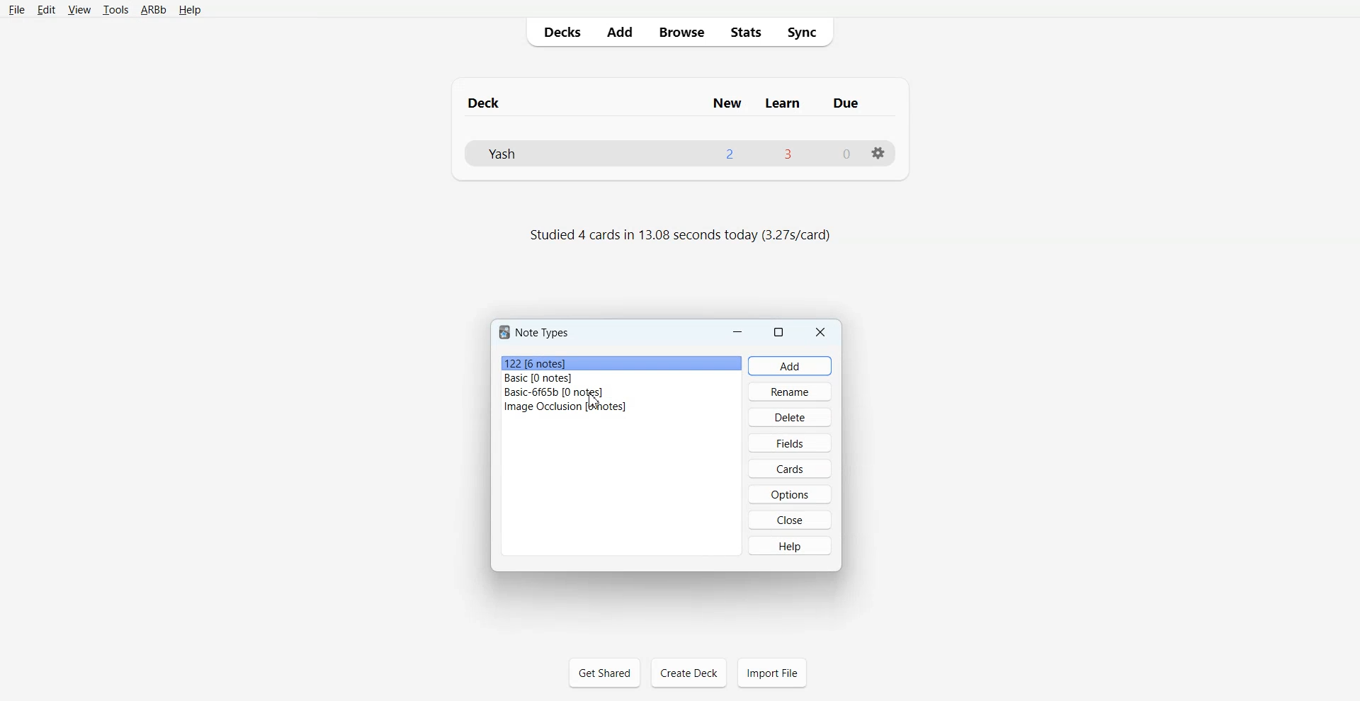 Image resolution: width=1360 pixels, height=701 pixels. I want to click on Edit, so click(45, 9).